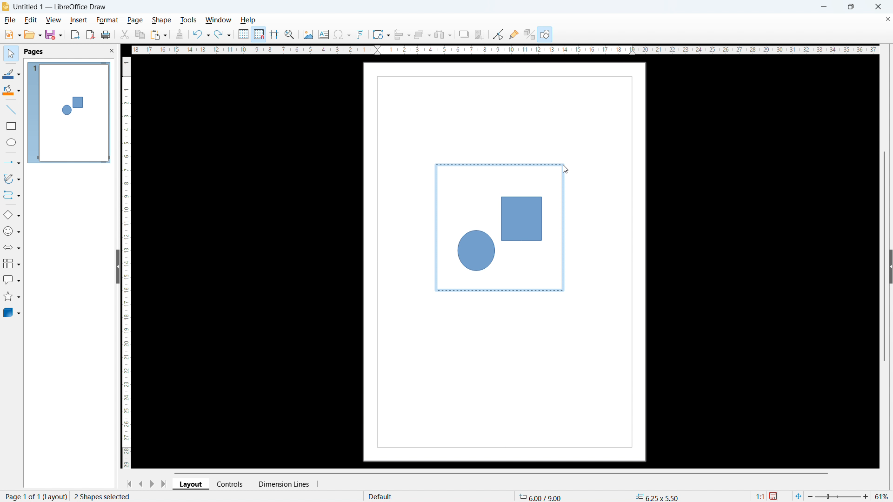  What do you see at coordinates (11, 125) in the screenshot?
I see `rectangle` at bounding box center [11, 125].